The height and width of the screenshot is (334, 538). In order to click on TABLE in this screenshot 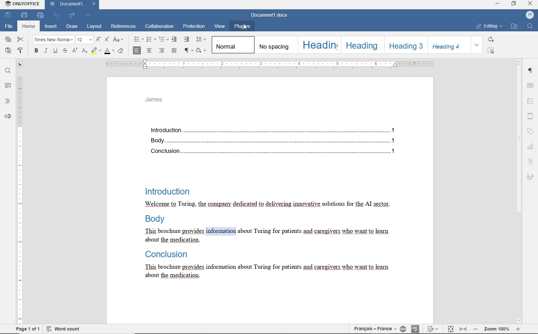, I will do `click(531, 85)`.